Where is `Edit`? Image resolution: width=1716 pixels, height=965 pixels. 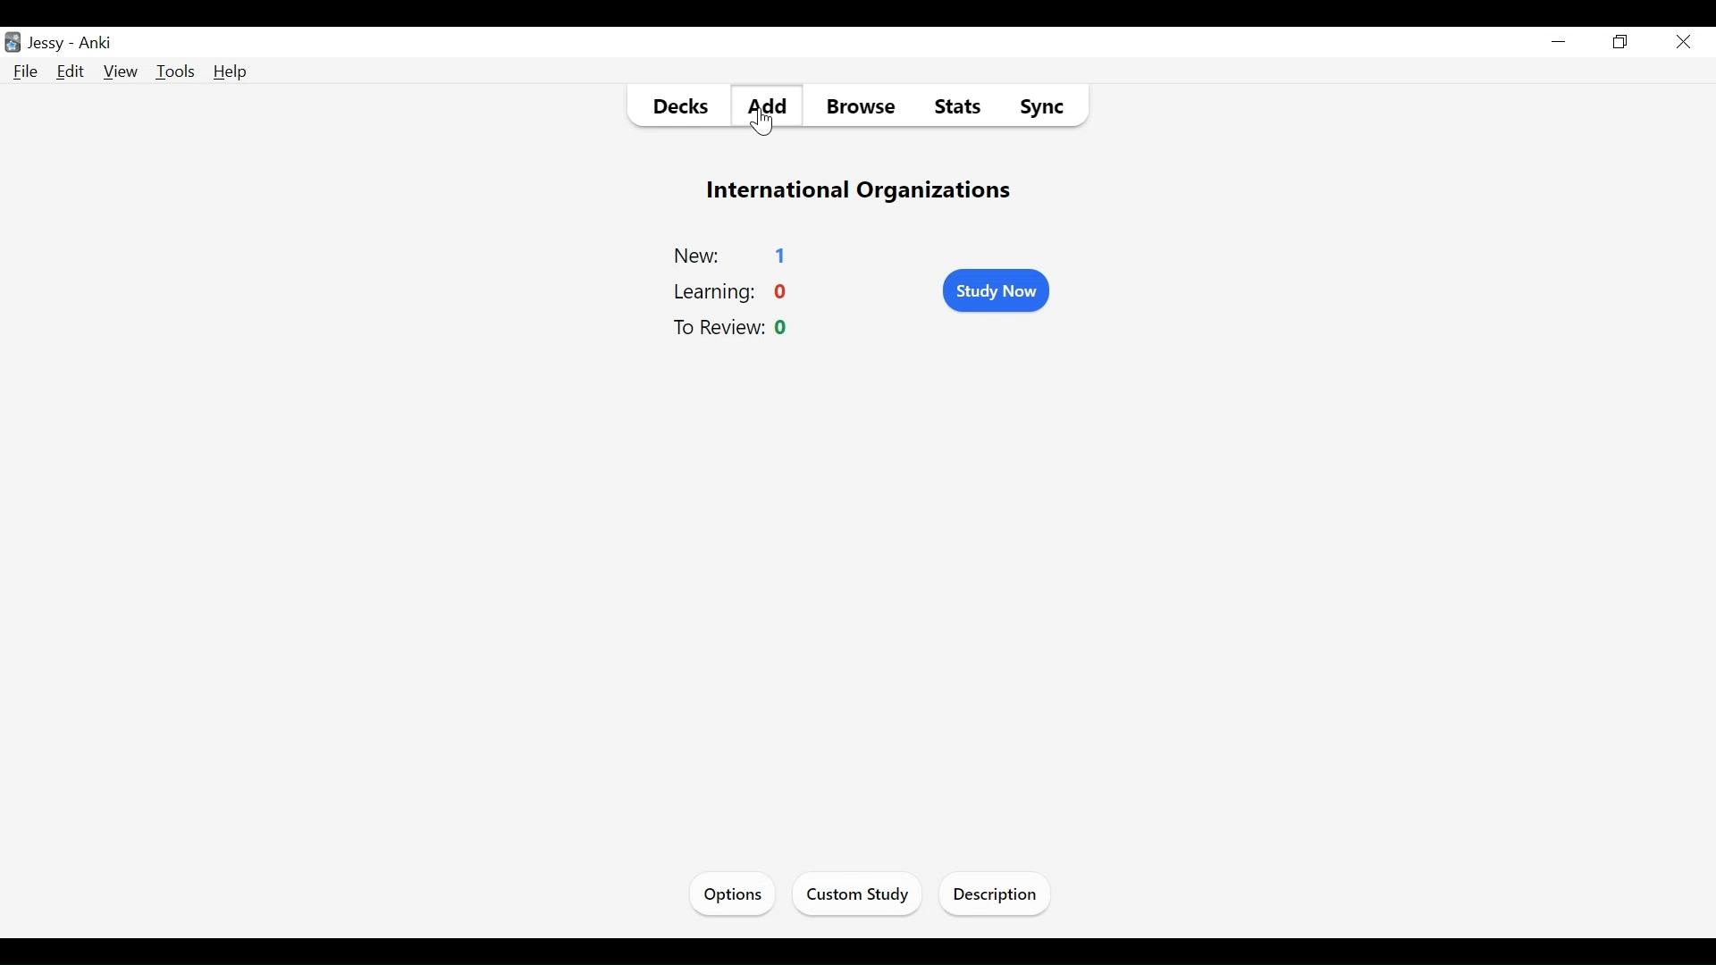
Edit is located at coordinates (71, 71).